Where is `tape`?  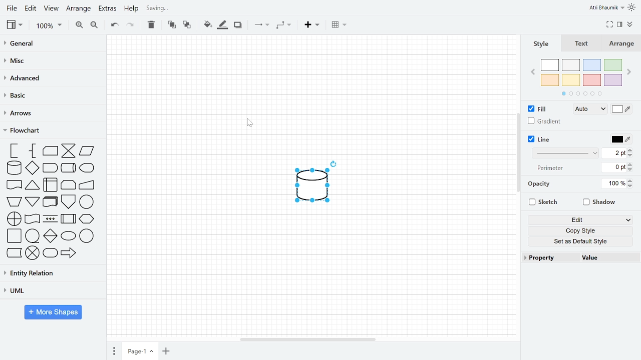 tape is located at coordinates (32, 219).